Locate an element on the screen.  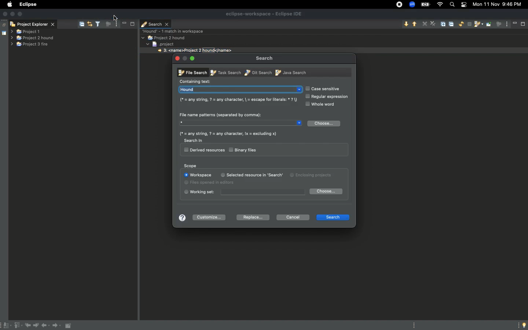
Apple logo is located at coordinates (10, 4).